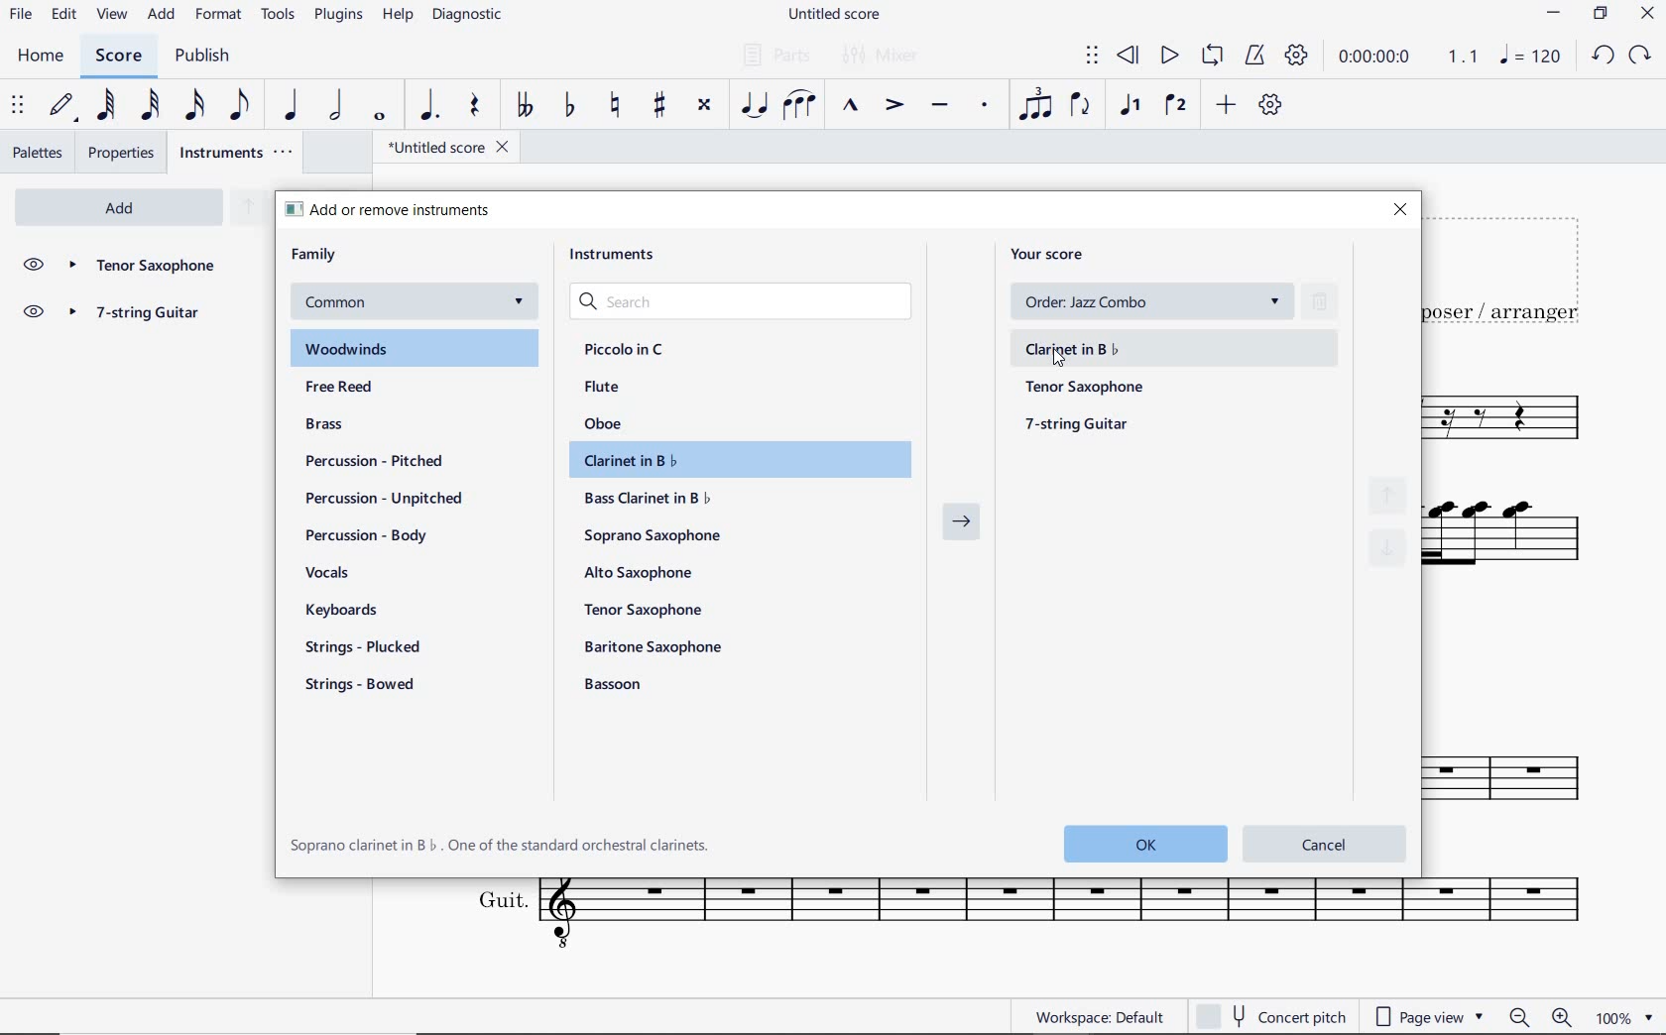  Describe the element at coordinates (1054, 254) in the screenshot. I see `your score` at that location.